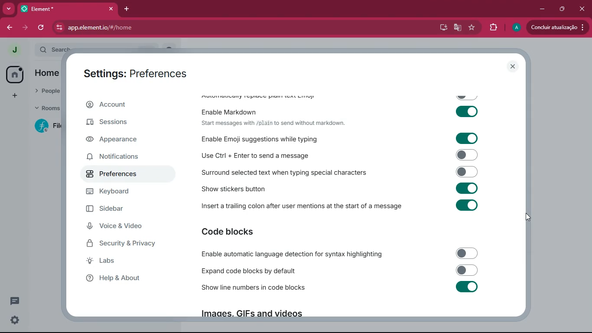 This screenshot has height=333, width=592. Describe the element at coordinates (12, 49) in the screenshot. I see `profile picture` at that location.